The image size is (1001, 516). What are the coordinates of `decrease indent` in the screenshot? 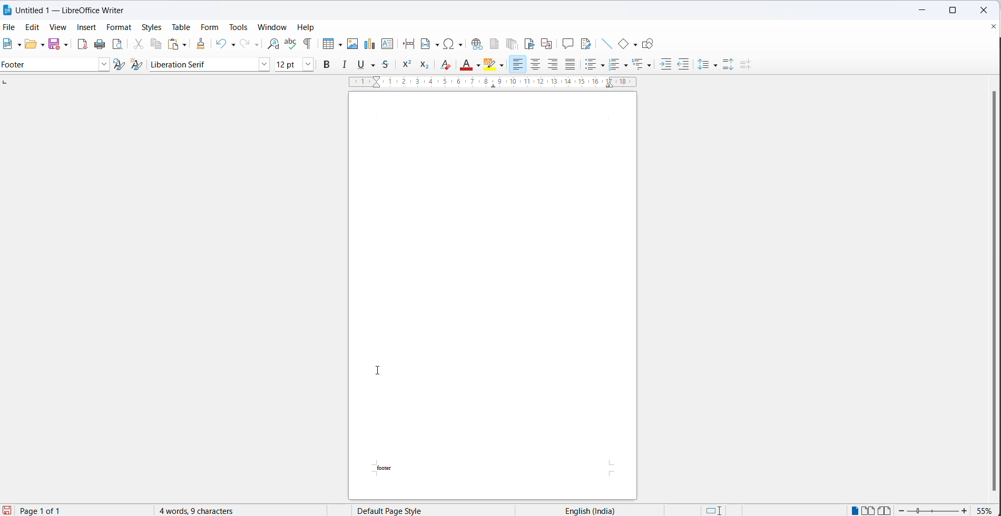 It's located at (685, 65).